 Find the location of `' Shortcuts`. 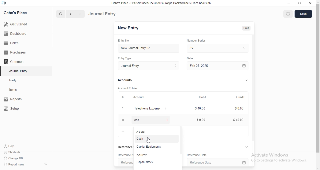

' Shortcuts is located at coordinates (12, 152).